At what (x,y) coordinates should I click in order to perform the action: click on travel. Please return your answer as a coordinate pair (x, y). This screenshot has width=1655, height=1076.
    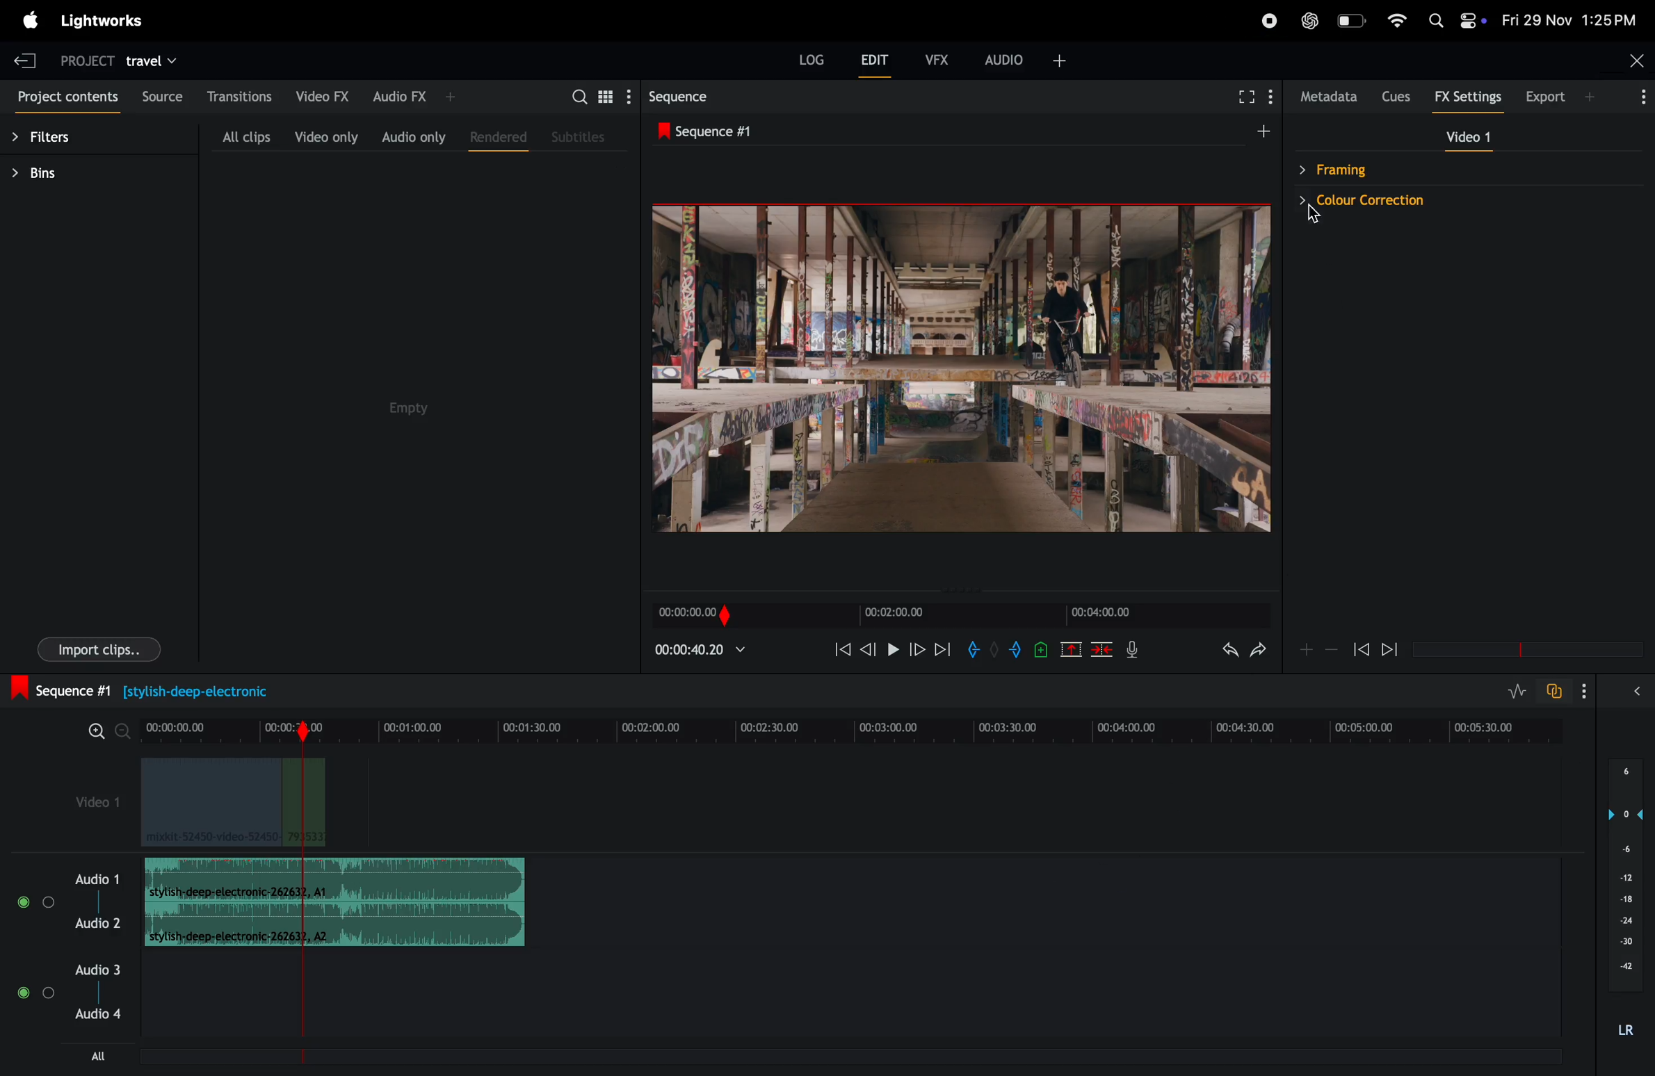
    Looking at the image, I should click on (154, 60).